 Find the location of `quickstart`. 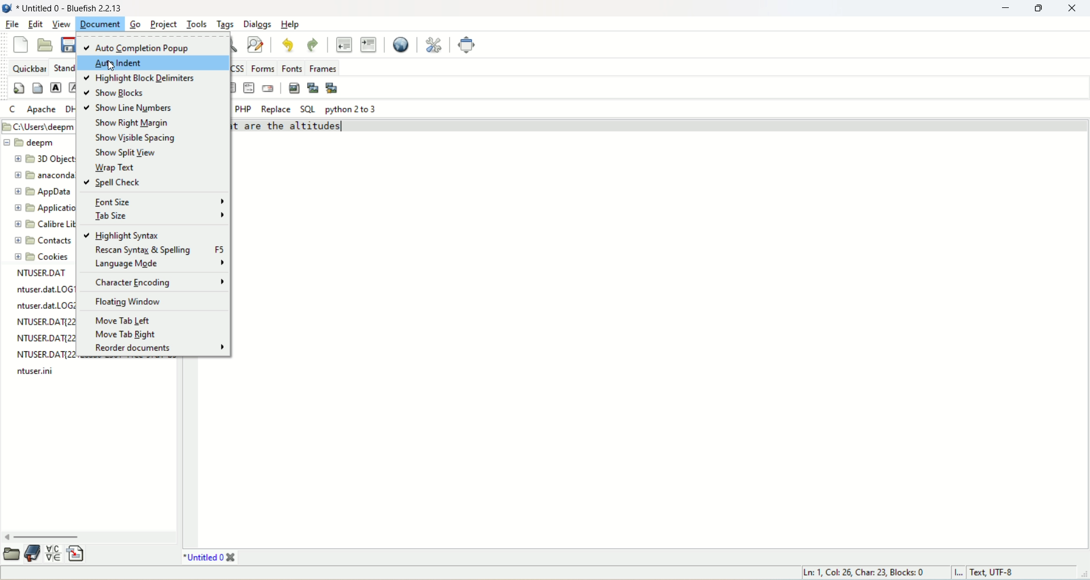

quickstart is located at coordinates (19, 87).